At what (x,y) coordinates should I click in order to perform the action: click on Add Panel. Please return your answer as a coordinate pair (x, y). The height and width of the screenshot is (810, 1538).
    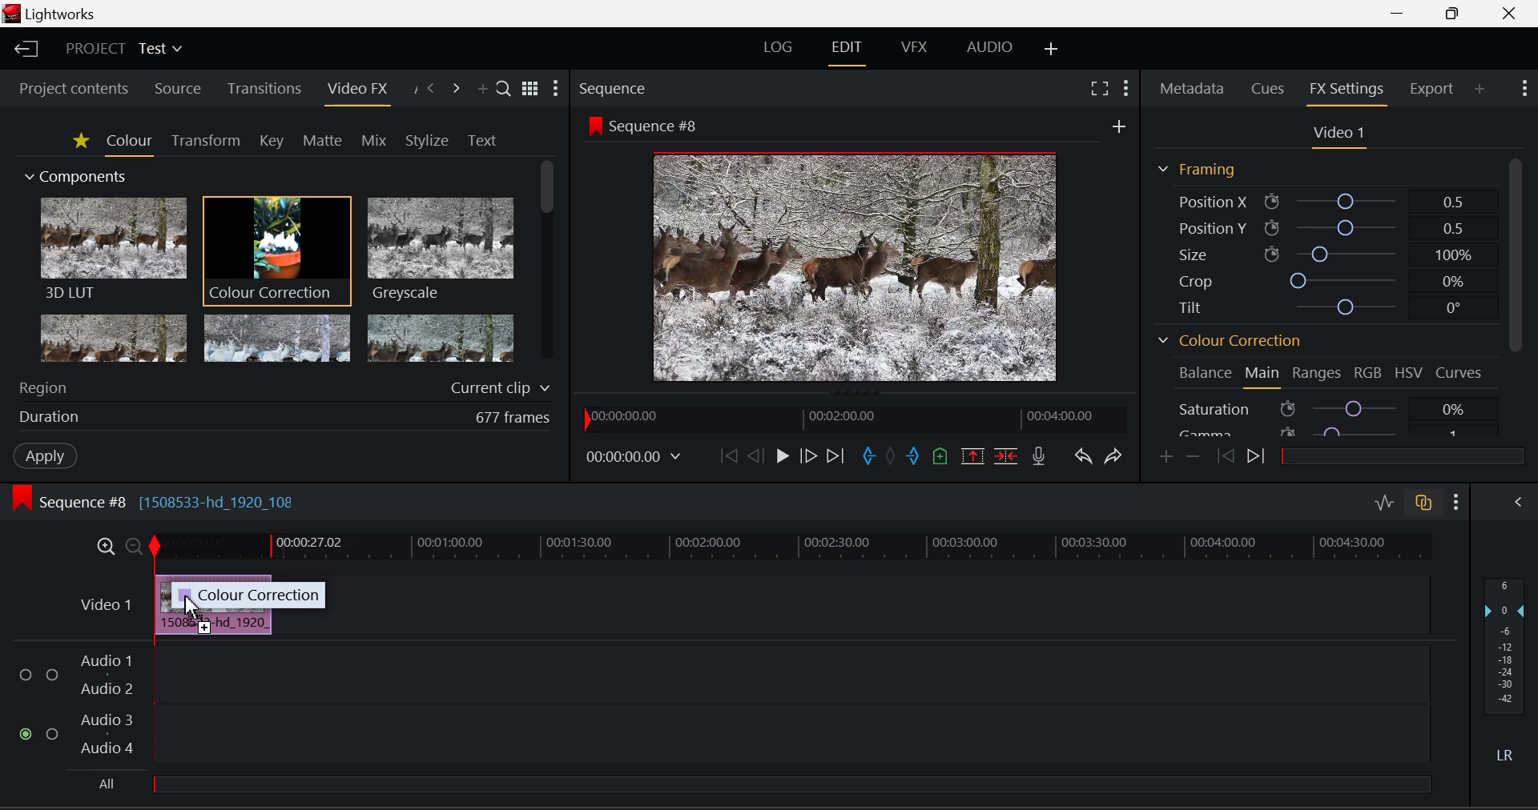
    Looking at the image, I should click on (1479, 86).